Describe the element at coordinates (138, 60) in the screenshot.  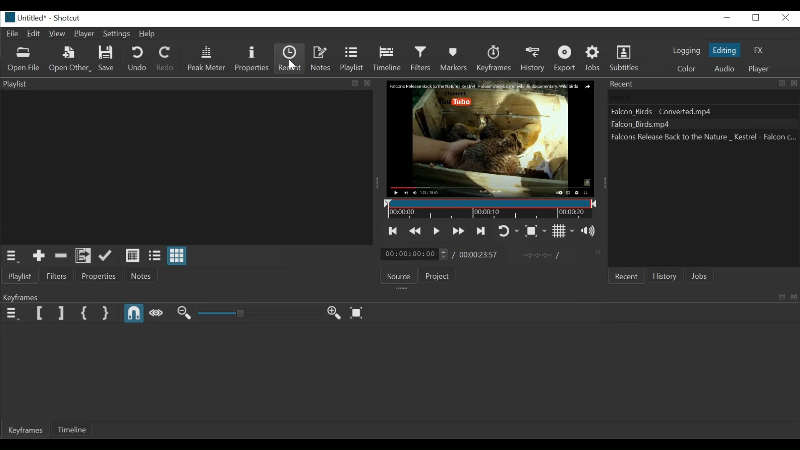
I see `Undo` at that location.